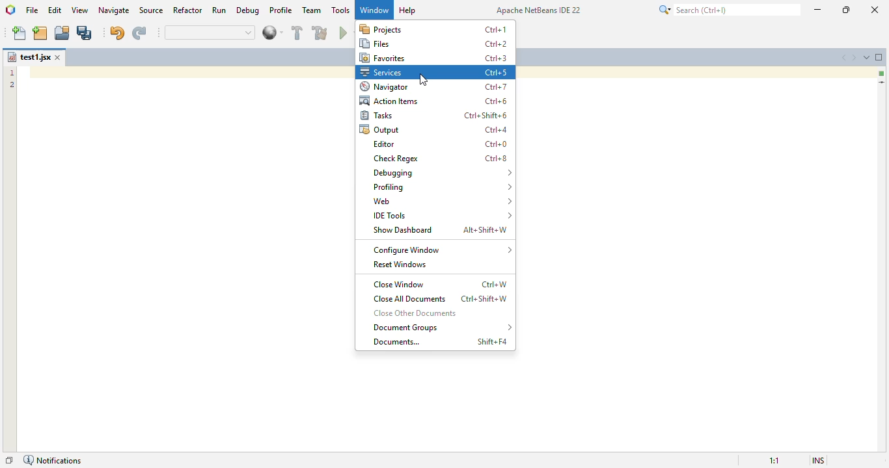 This screenshot has width=889, height=468. What do you see at coordinates (496, 129) in the screenshot?
I see `shortcut for output` at bounding box center [496, 129].